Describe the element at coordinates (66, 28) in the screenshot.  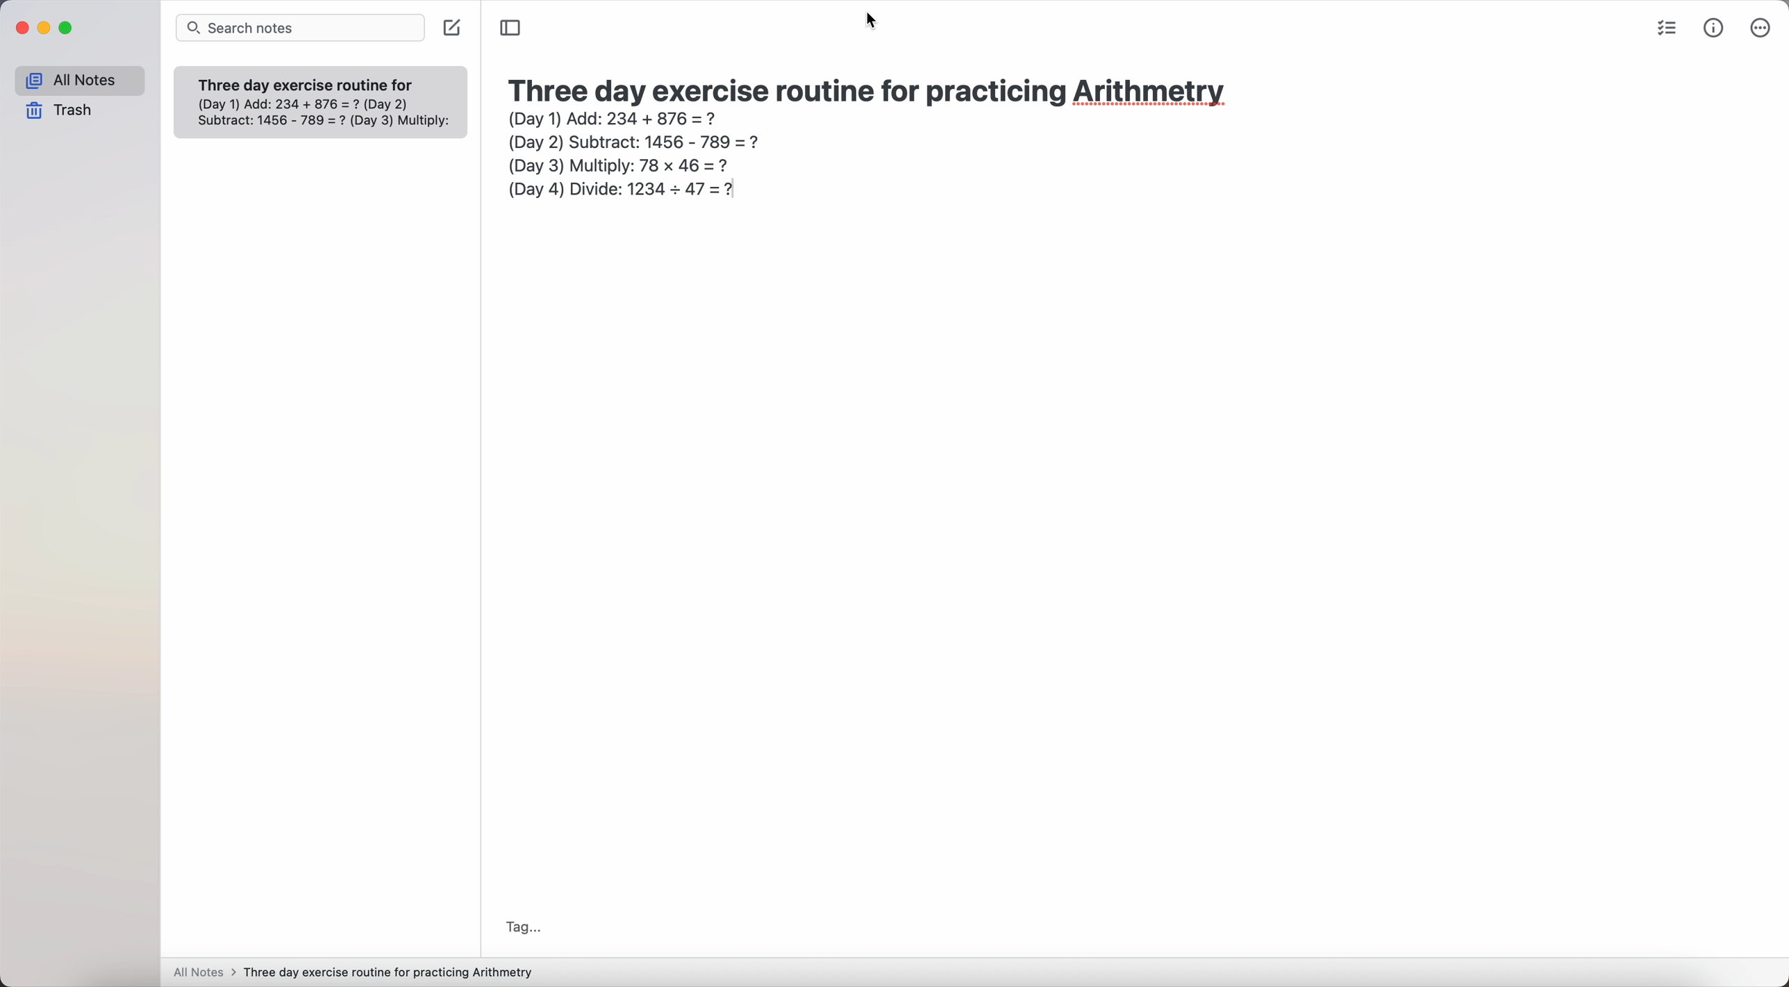
I see `maximize` at that location.